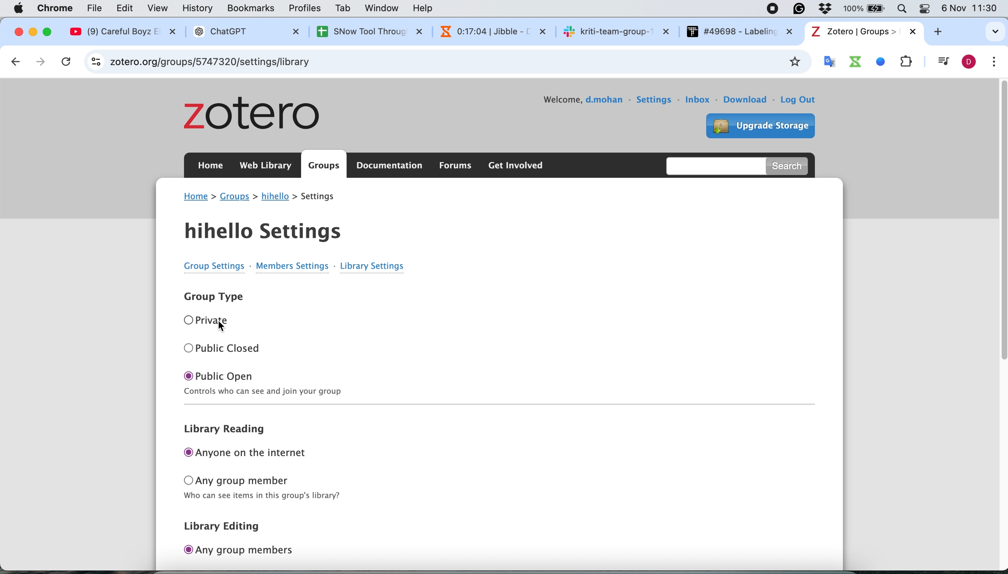 The height and width of the screenshot is (574, 1008). What do you see at coordinates (204, 266) in the screenshot?
I see `Group Settings` at bounding box center [204, 266].